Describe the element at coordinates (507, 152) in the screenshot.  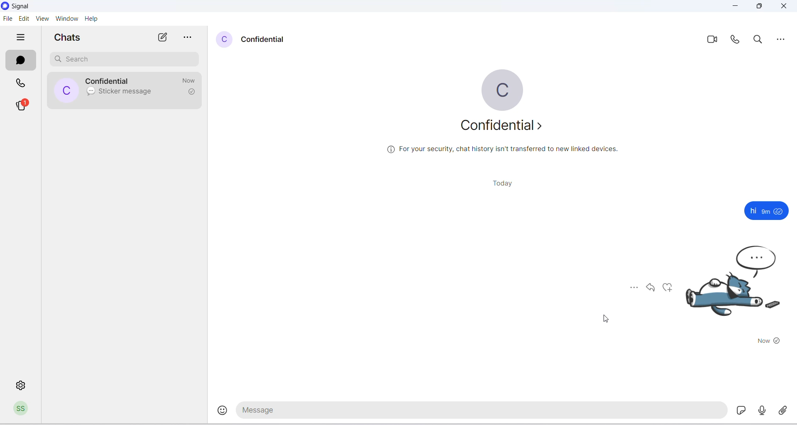
I see `security related text` at that location.